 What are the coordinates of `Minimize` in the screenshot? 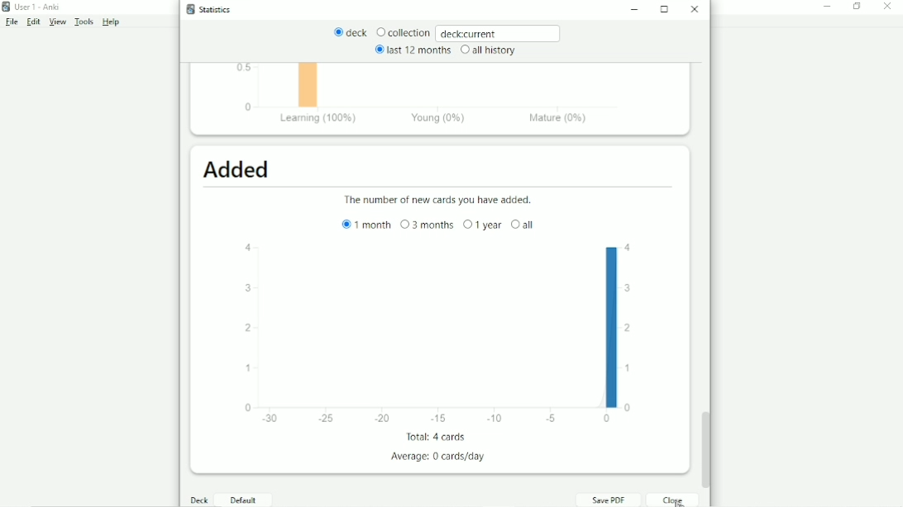 It's located at (638, 11).